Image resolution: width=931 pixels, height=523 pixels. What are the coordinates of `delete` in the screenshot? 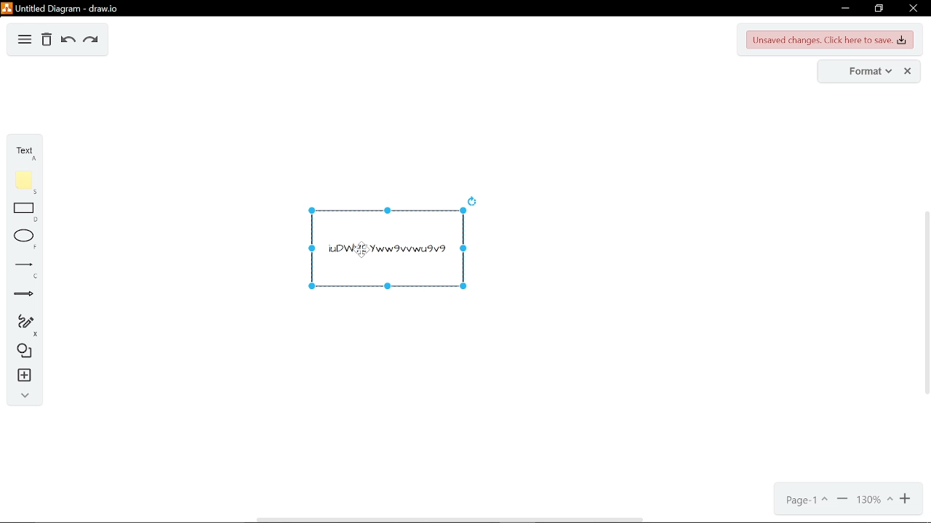 It's located at (47, 41).